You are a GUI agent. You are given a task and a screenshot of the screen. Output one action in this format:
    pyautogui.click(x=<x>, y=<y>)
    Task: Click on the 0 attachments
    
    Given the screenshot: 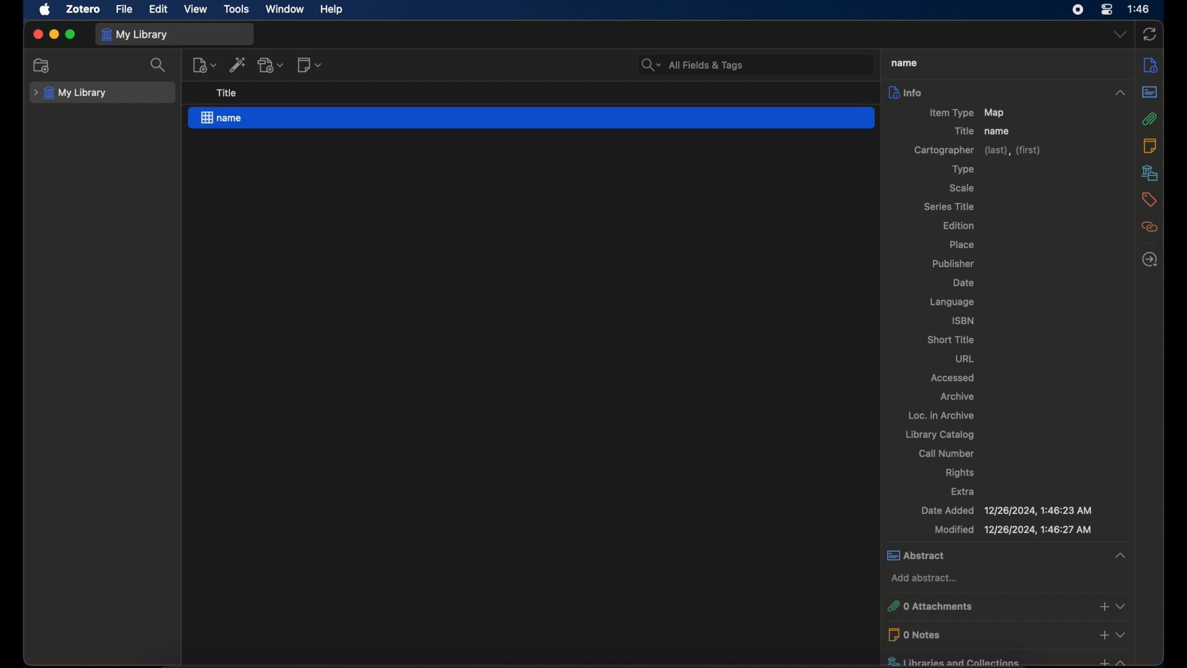 What is the action you would take?
    pyautogui.click(x=974, y=606)
    